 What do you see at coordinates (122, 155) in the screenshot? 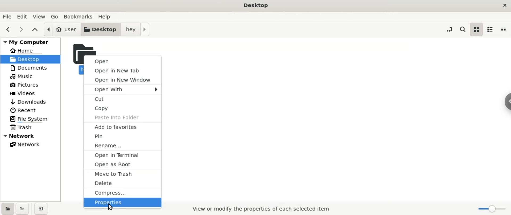
I see `open in terminal` at bounding box center [122, 155].